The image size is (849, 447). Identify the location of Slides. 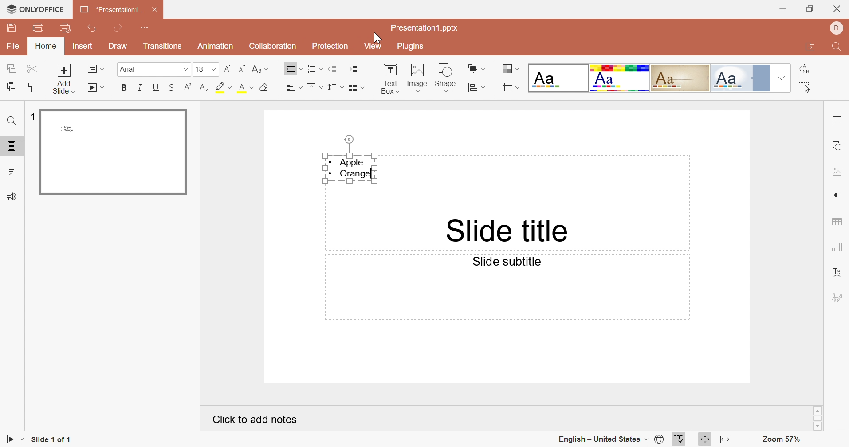
(13, 147).